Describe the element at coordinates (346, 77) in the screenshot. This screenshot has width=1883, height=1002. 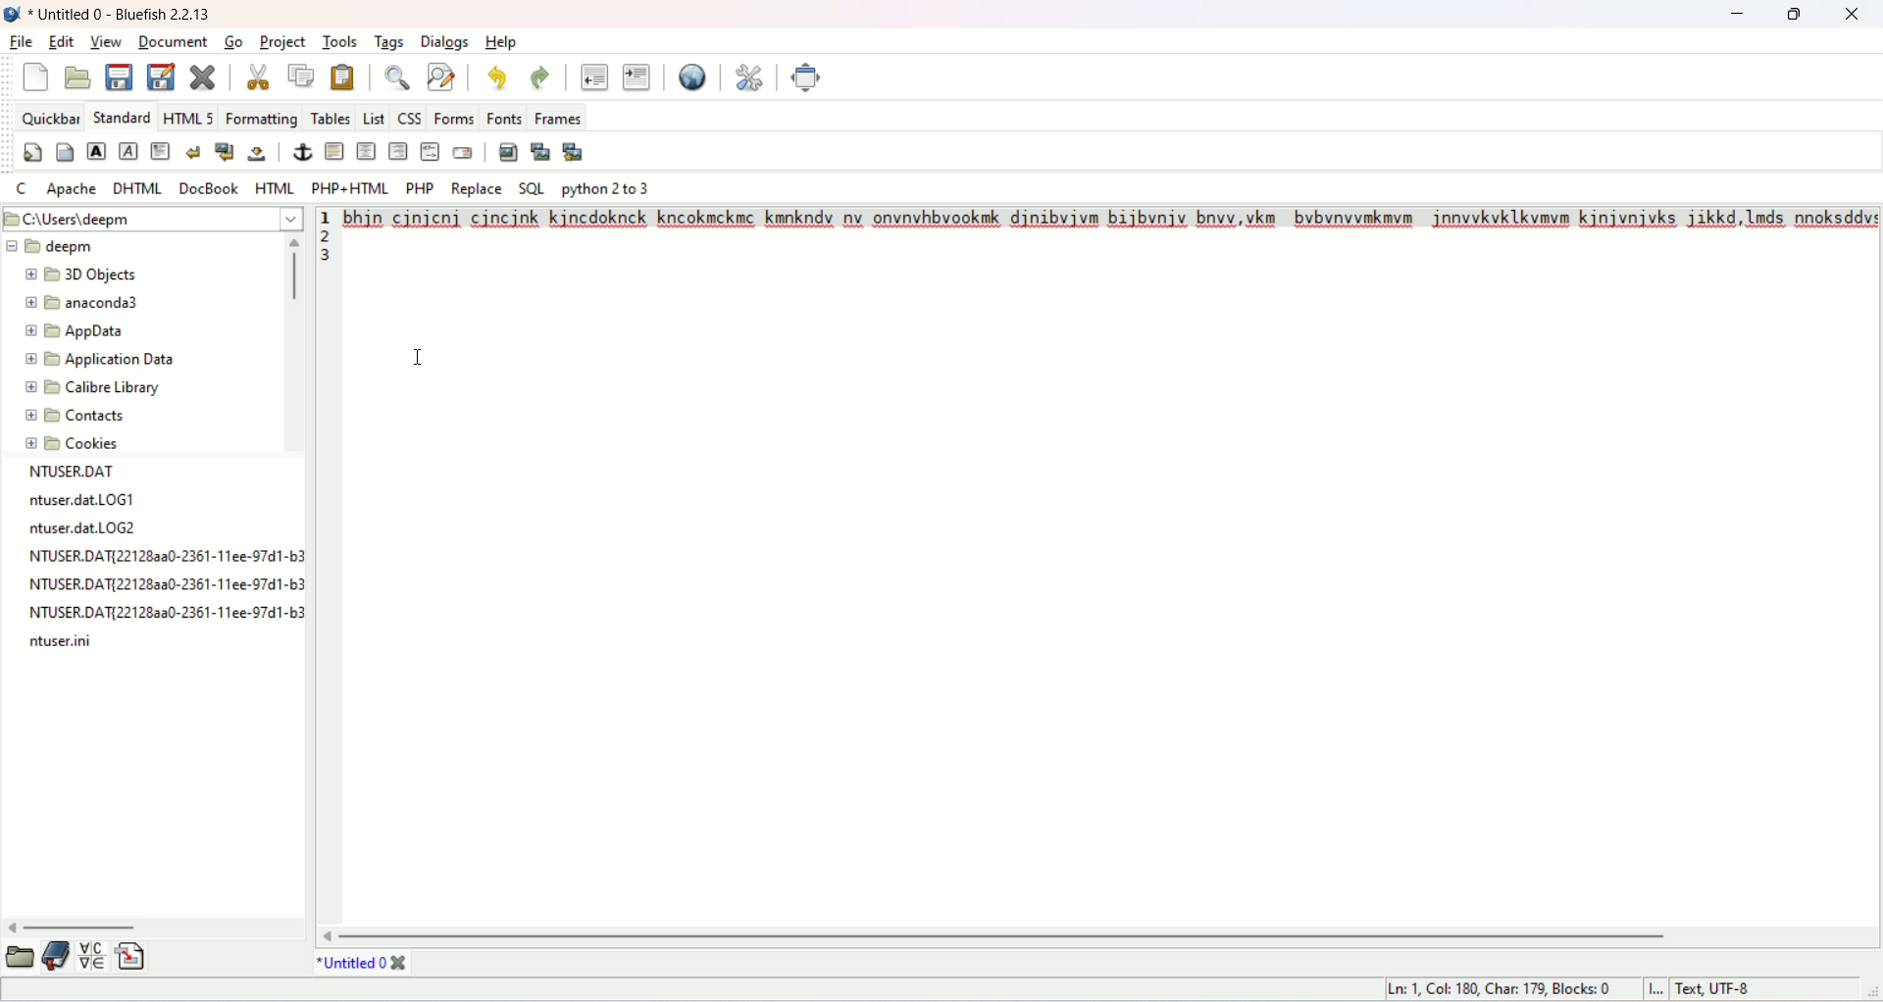
I see `paste` at that location.